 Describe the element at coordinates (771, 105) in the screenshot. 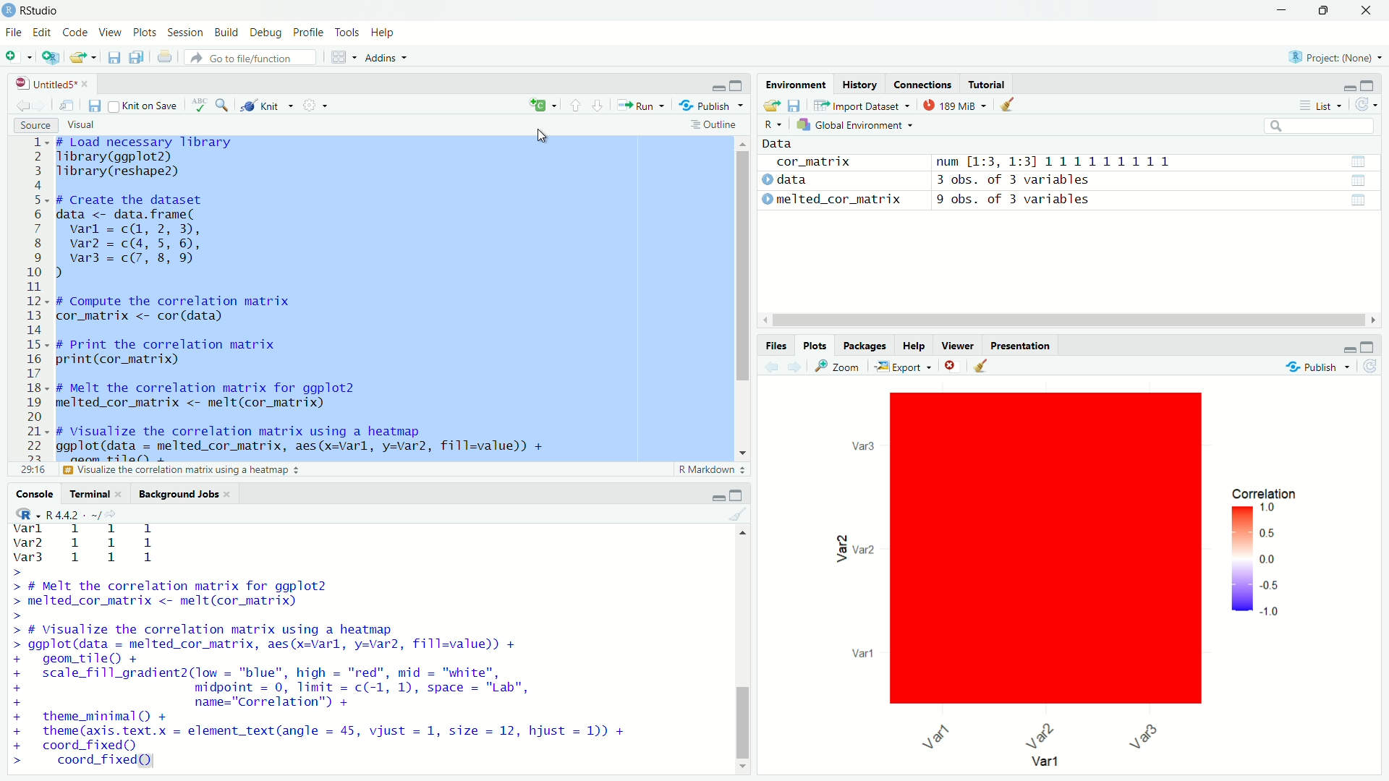

I see `load workspace` at that location.